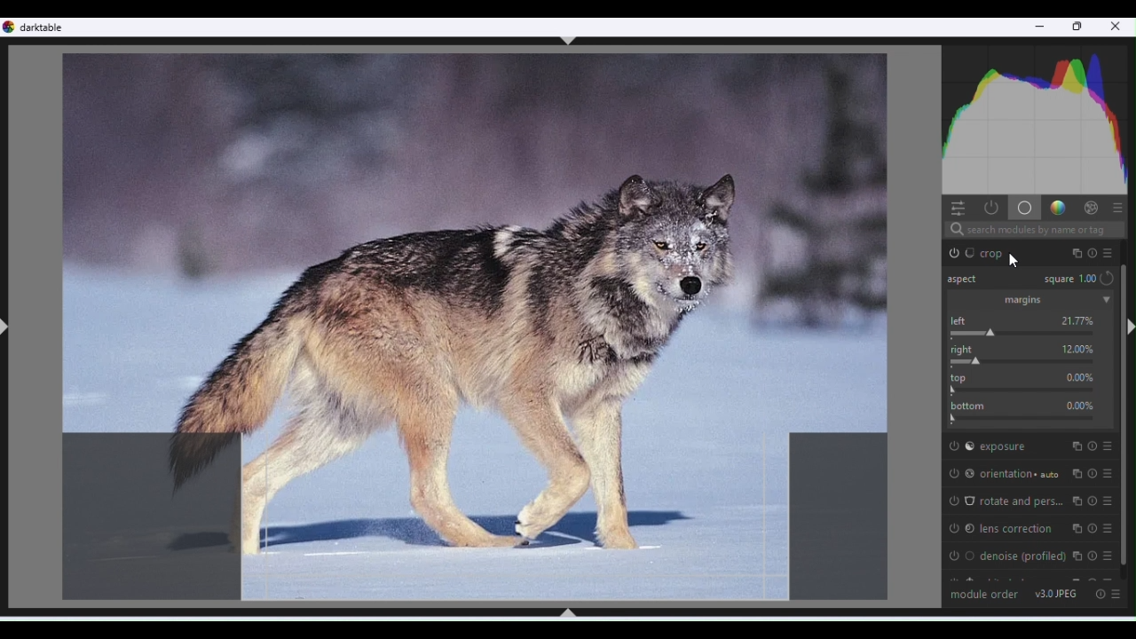 The image size is (1136, 639). Describe the element at coordinates (1028, 470) in the screenshot. I see `Orientation` at that location.